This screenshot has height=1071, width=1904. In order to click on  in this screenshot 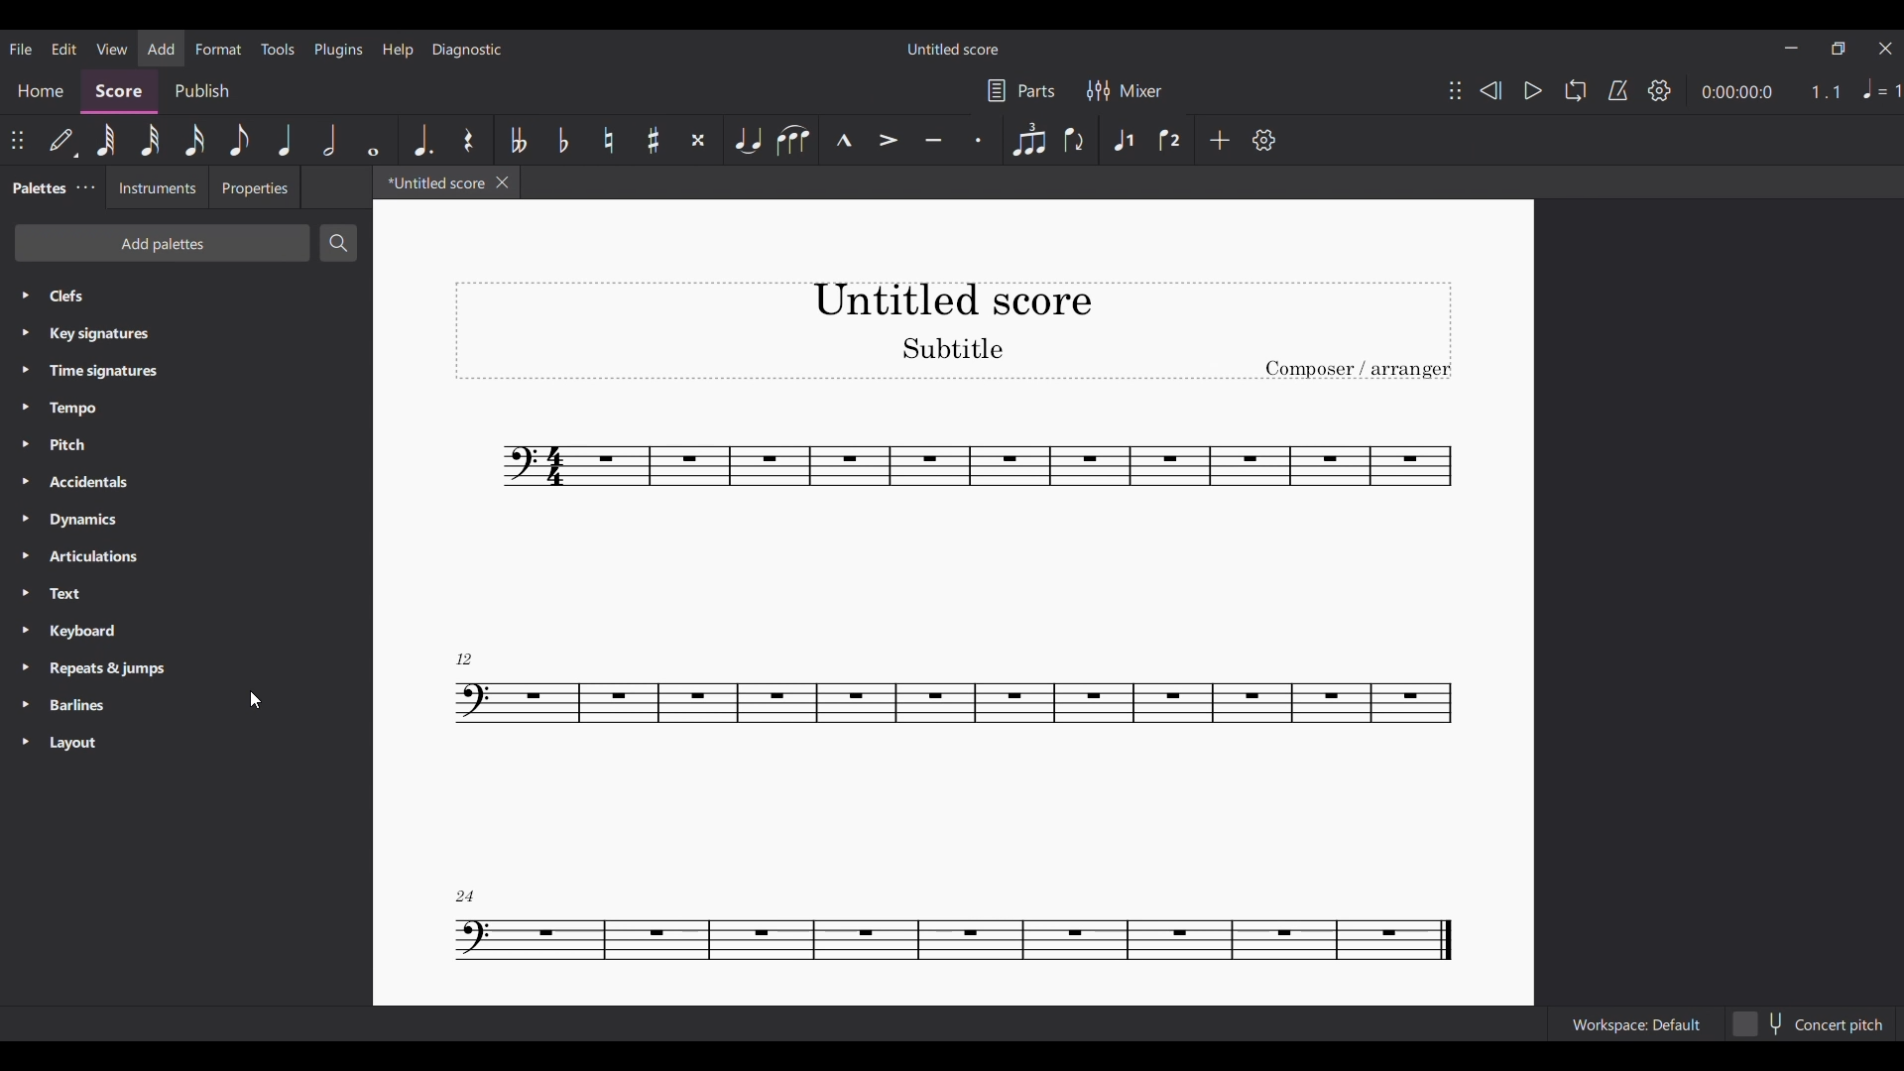, I will do `click(1671, 90)`.